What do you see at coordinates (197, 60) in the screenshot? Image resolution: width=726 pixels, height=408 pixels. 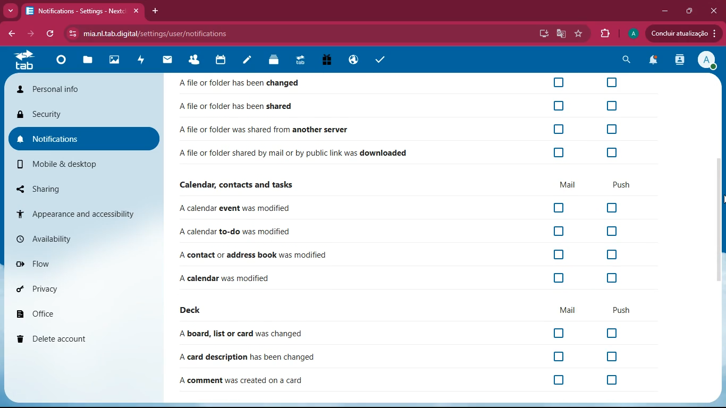 I see `friends` at bounding box center [197, 60].